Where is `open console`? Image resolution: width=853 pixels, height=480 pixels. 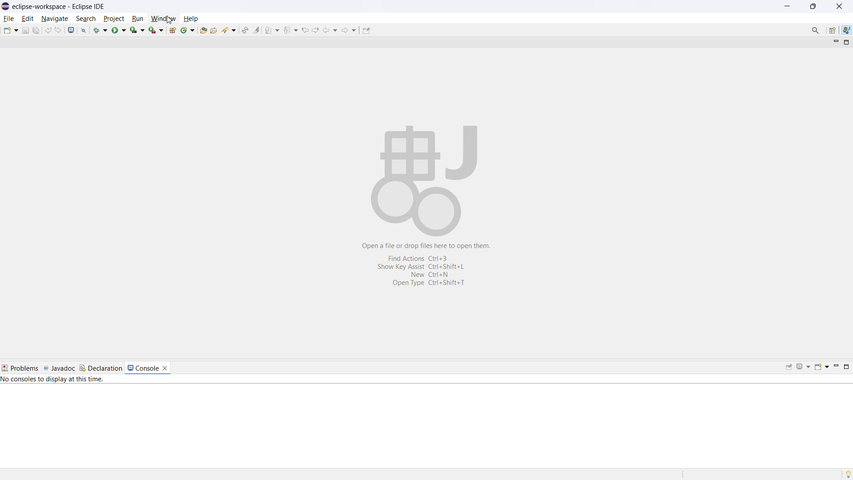
open console is located at coordinates (821, 367).